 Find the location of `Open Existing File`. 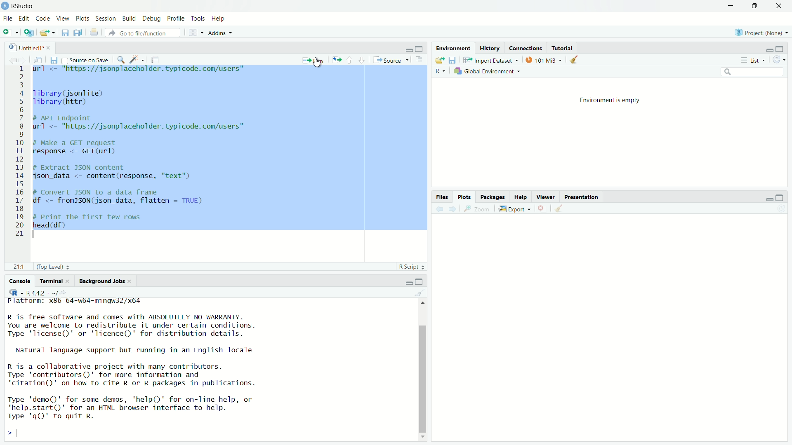

Open Existing File is located at coordinates (47, 33).